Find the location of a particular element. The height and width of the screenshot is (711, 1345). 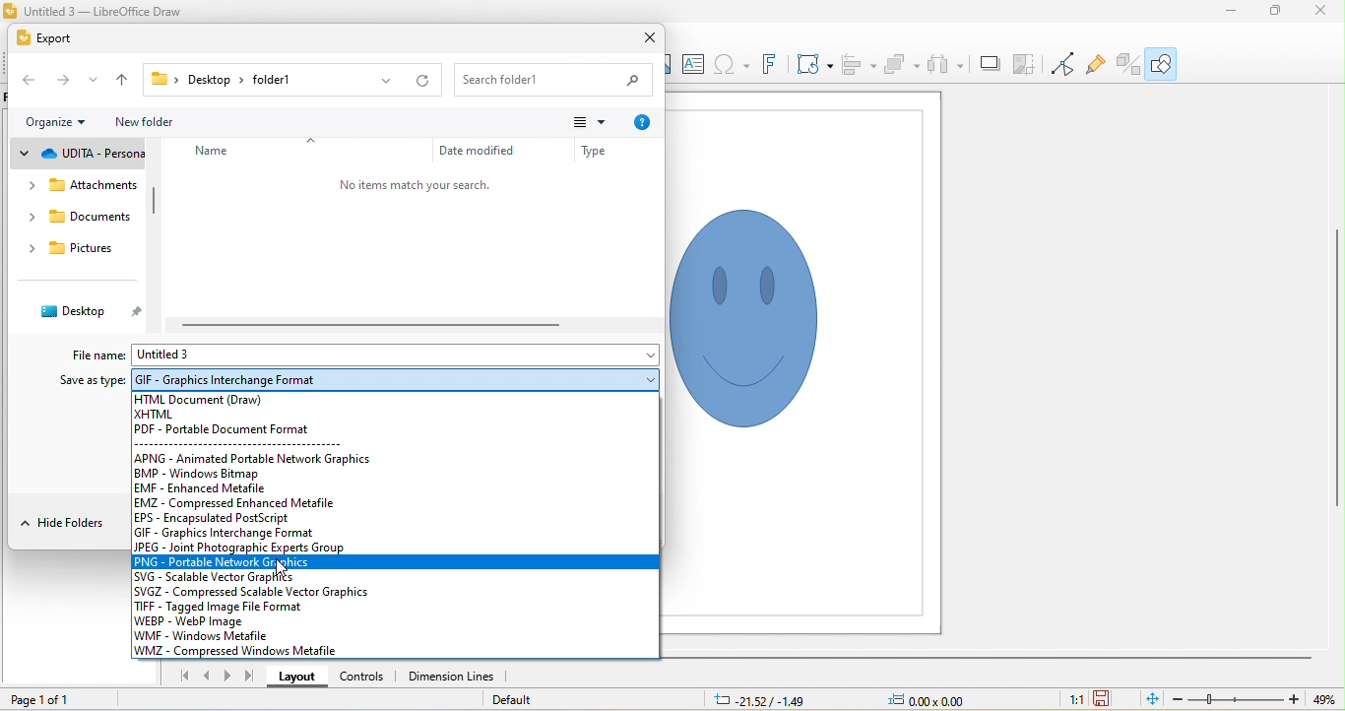

next is located at coordinates (227, 677).